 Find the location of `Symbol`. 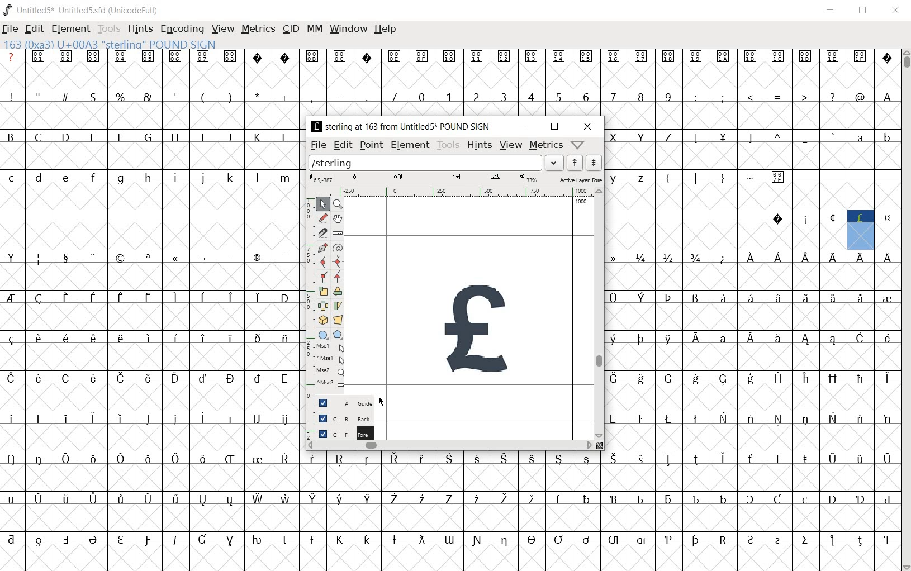

Symbol is located at coordinates (311, 539).